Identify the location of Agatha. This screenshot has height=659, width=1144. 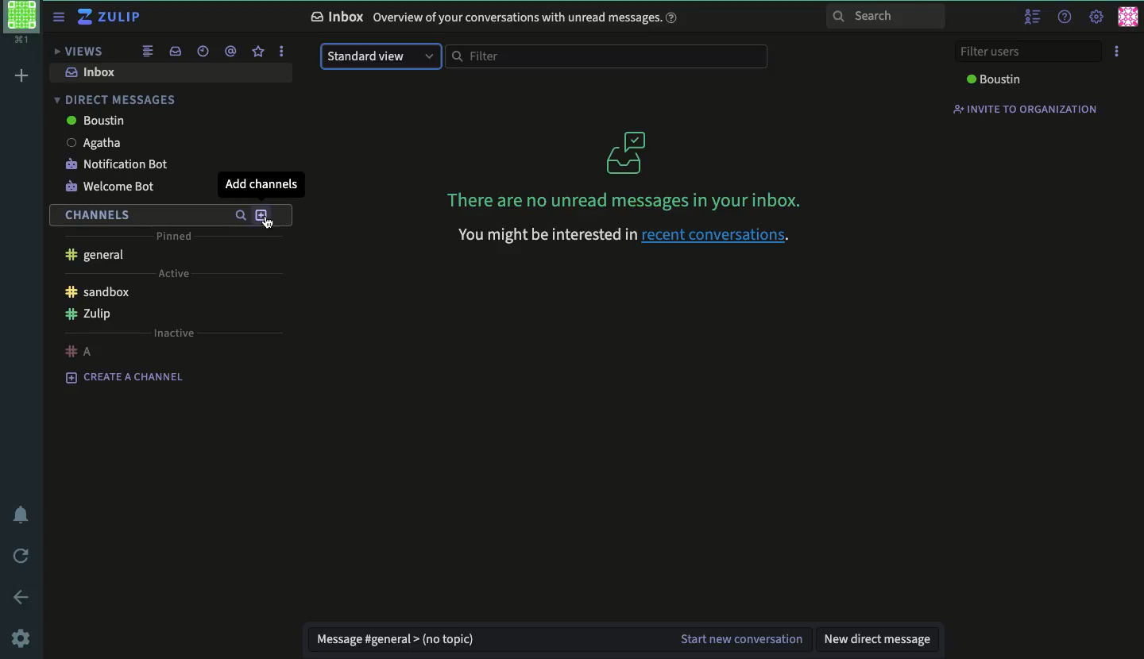
(89, 143).